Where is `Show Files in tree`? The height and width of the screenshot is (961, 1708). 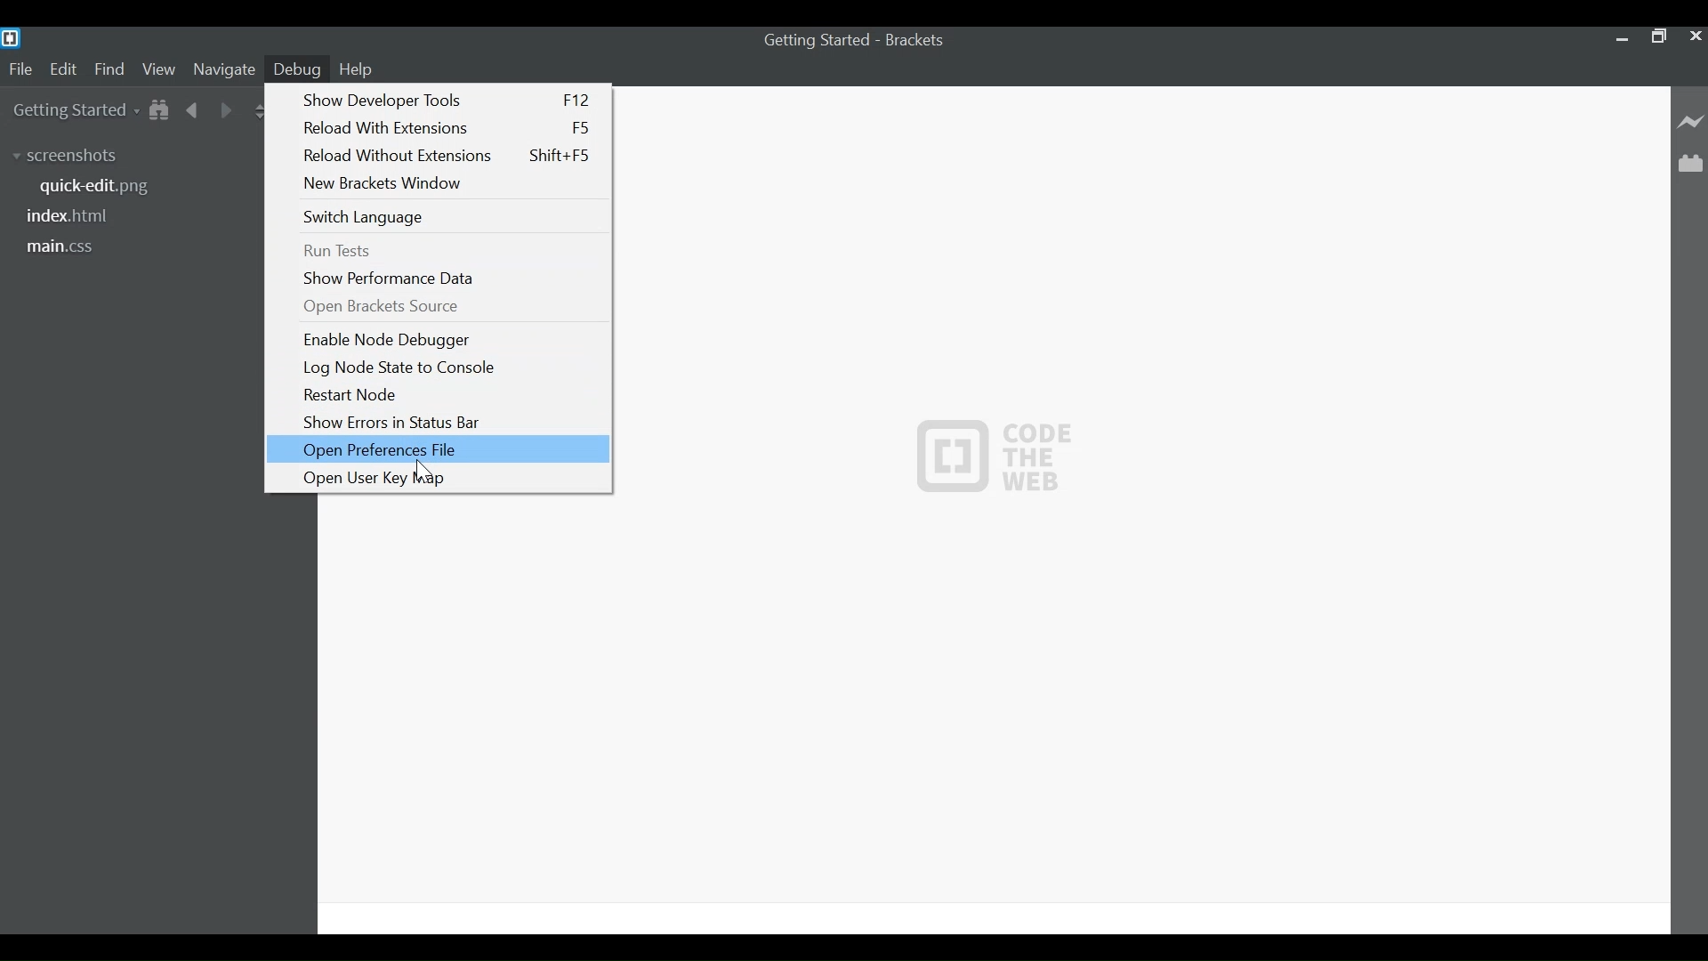
Show Files in tree is located at coordinates (161, 109).